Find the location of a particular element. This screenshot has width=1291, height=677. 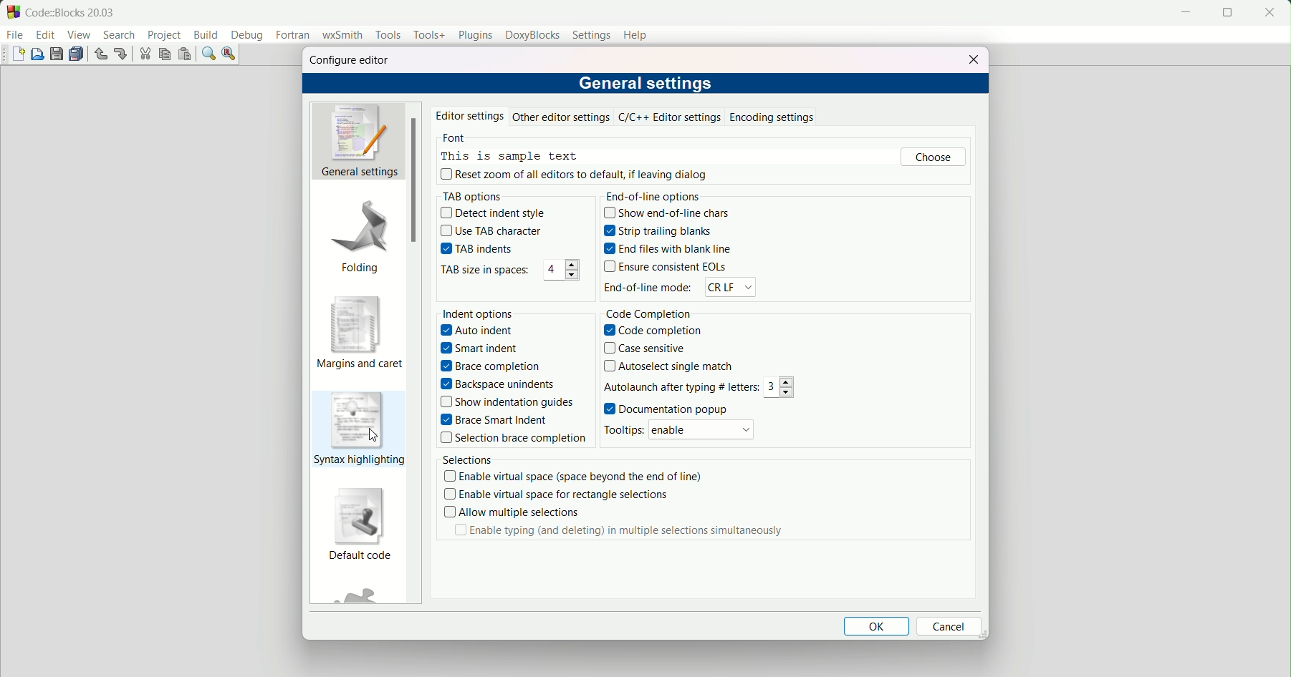

enable typing is located at coordinates (619, 532).